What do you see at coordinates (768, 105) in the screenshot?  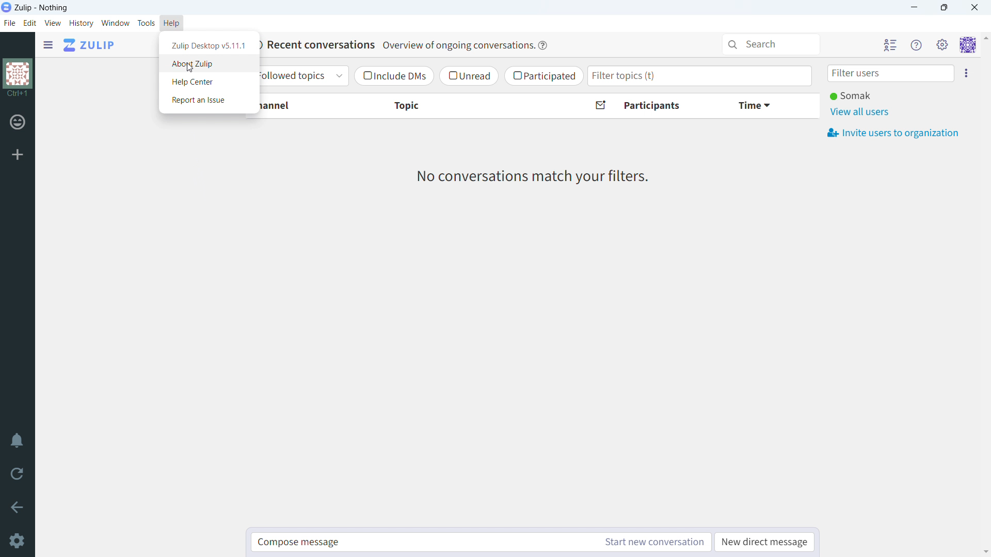 I see `sort by time` at bounding box center [768, 105].